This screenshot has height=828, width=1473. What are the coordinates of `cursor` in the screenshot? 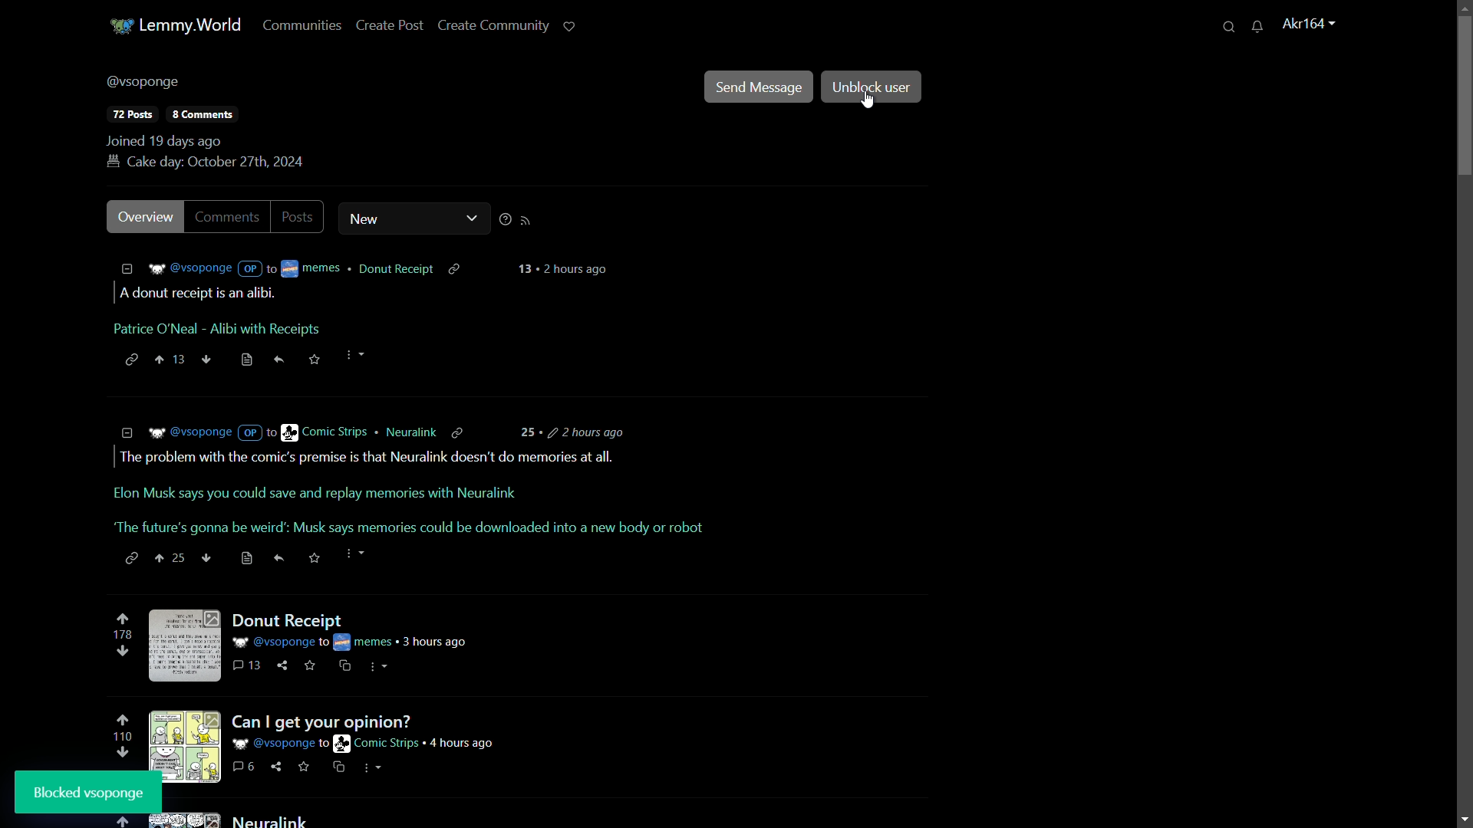 It's located at (866, 104).